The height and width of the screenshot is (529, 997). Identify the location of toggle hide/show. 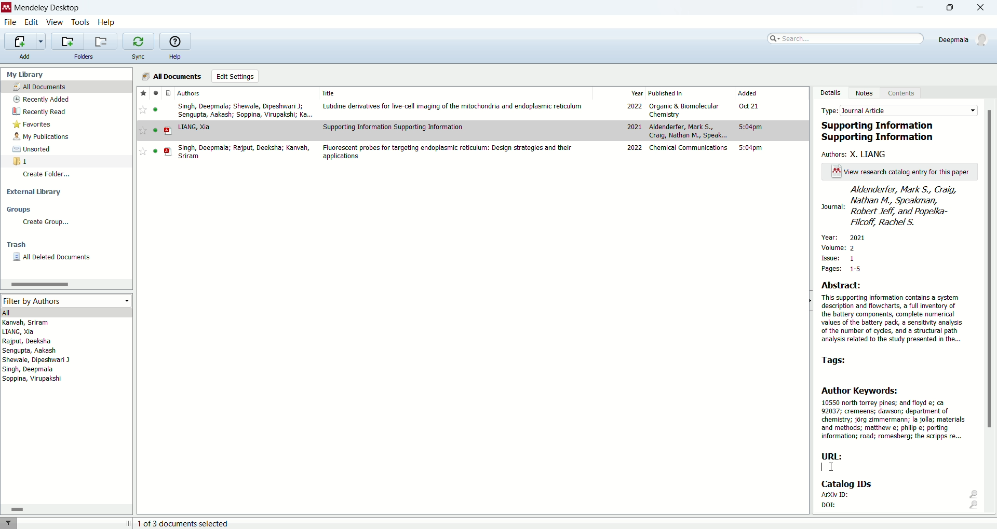
(810, 301).